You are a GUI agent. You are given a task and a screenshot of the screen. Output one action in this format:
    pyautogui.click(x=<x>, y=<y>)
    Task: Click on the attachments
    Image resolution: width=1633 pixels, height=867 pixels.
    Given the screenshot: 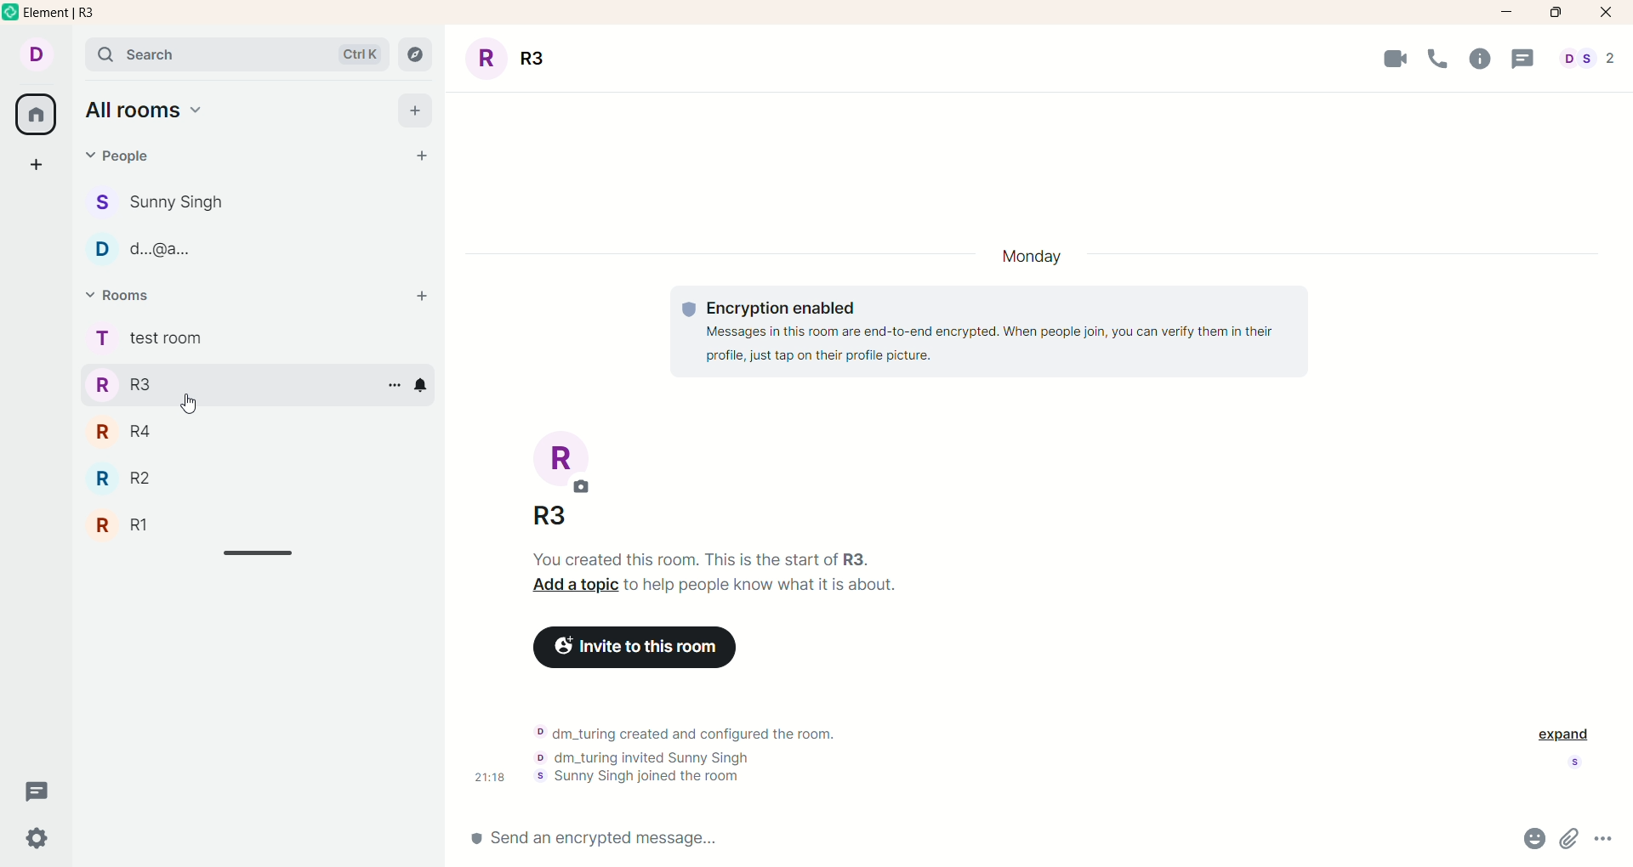 What is the action you would take?
    pyautogui.click(x=1571, y=840)
    